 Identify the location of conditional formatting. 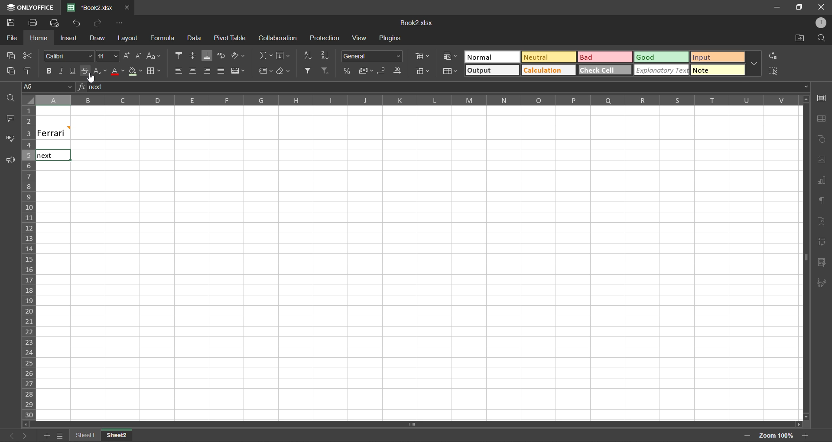
(448, 55).